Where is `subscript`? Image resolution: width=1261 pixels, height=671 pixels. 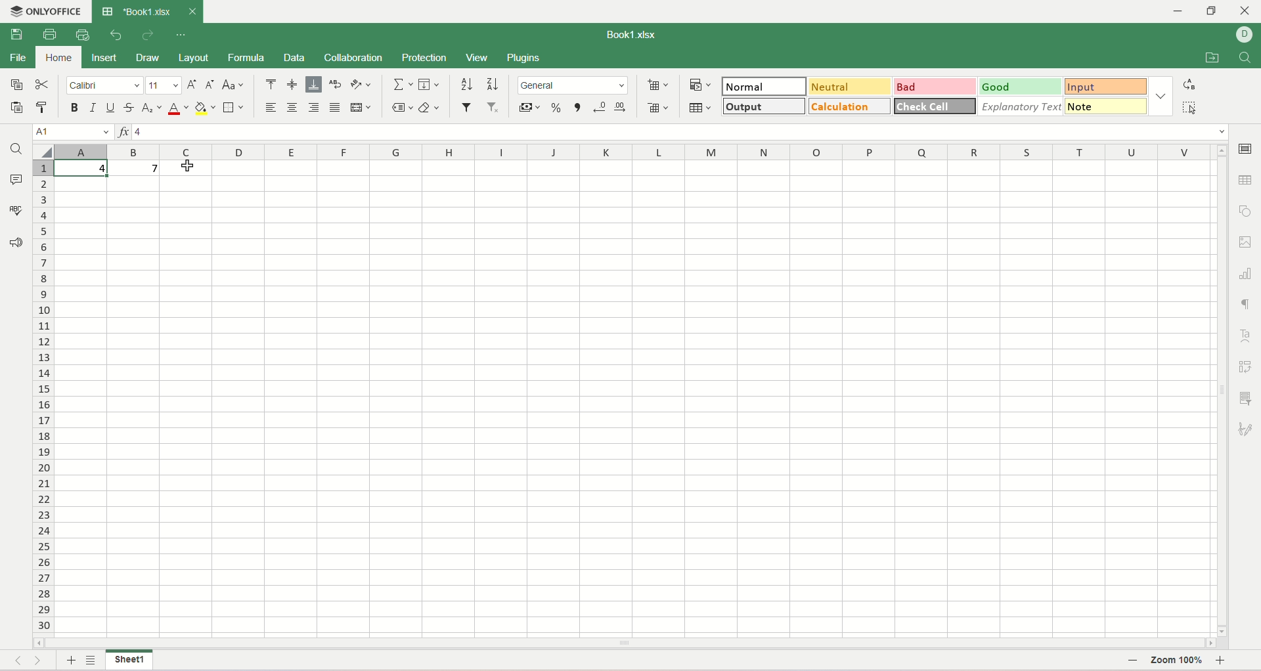
subscript is located at coordinates (152, 108).